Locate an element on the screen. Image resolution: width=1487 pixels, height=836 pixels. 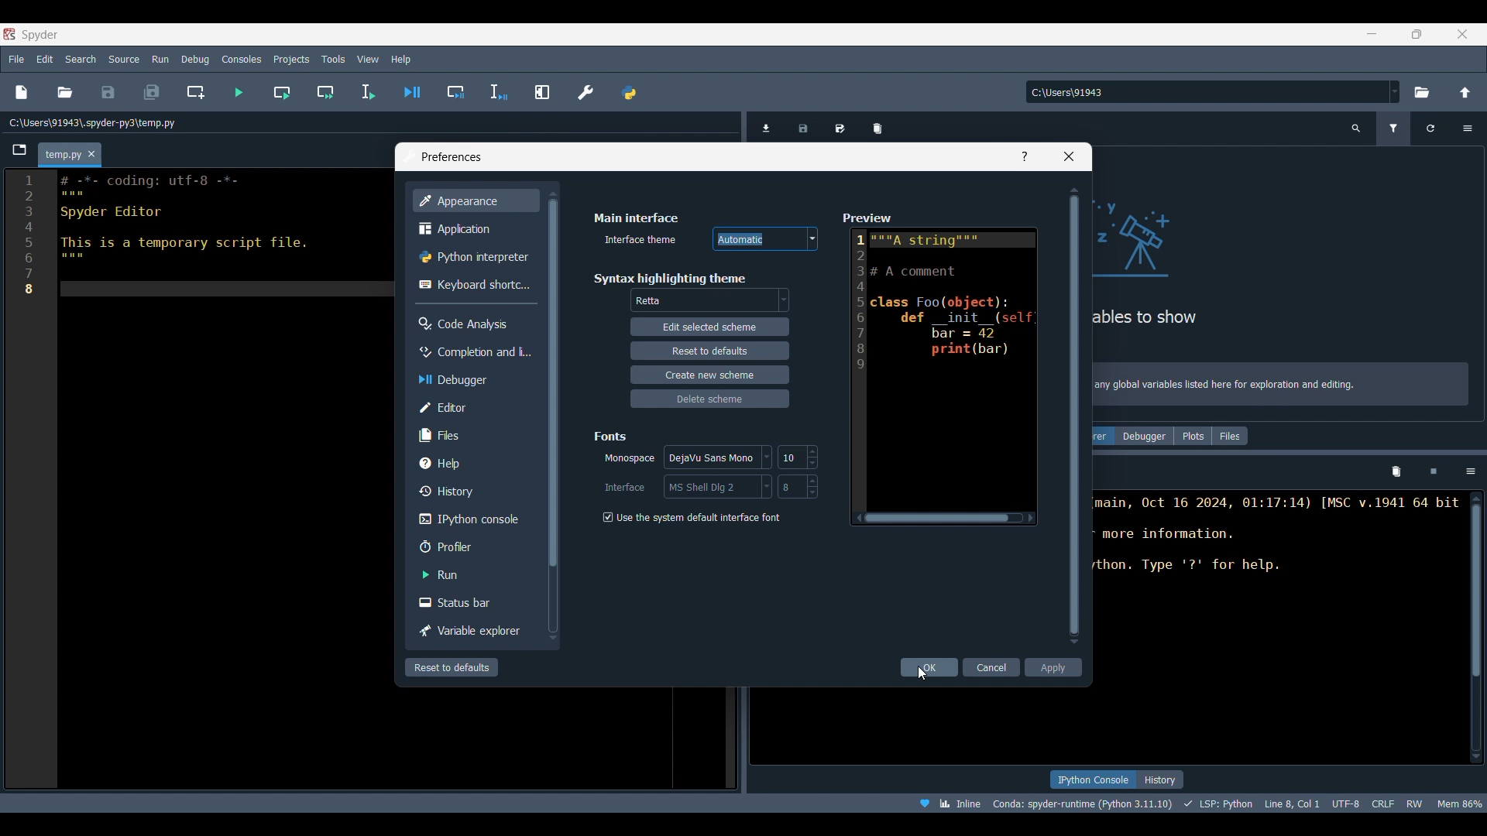
scroll bar is located at coordinates (1473, 626).